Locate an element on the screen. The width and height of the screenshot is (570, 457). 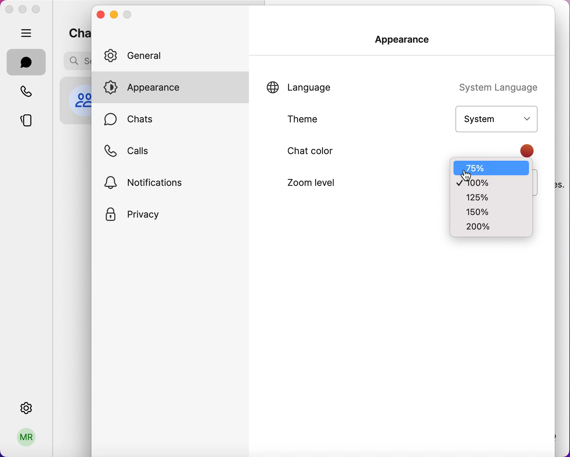
cursor is located at coordinates (468, 176).